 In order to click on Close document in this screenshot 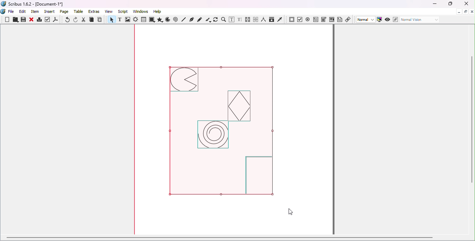, I will do `click(472, 12)`.